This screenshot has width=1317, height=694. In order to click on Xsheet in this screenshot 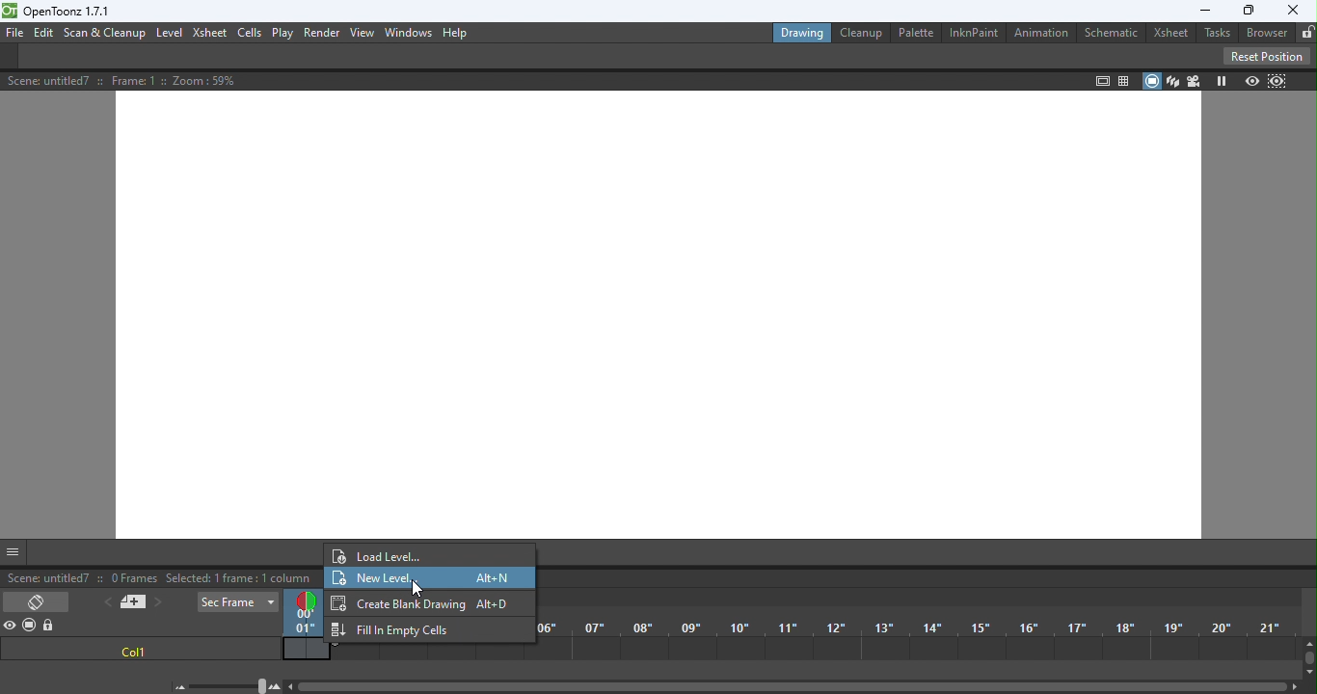, I will do `click(210, 35)`.